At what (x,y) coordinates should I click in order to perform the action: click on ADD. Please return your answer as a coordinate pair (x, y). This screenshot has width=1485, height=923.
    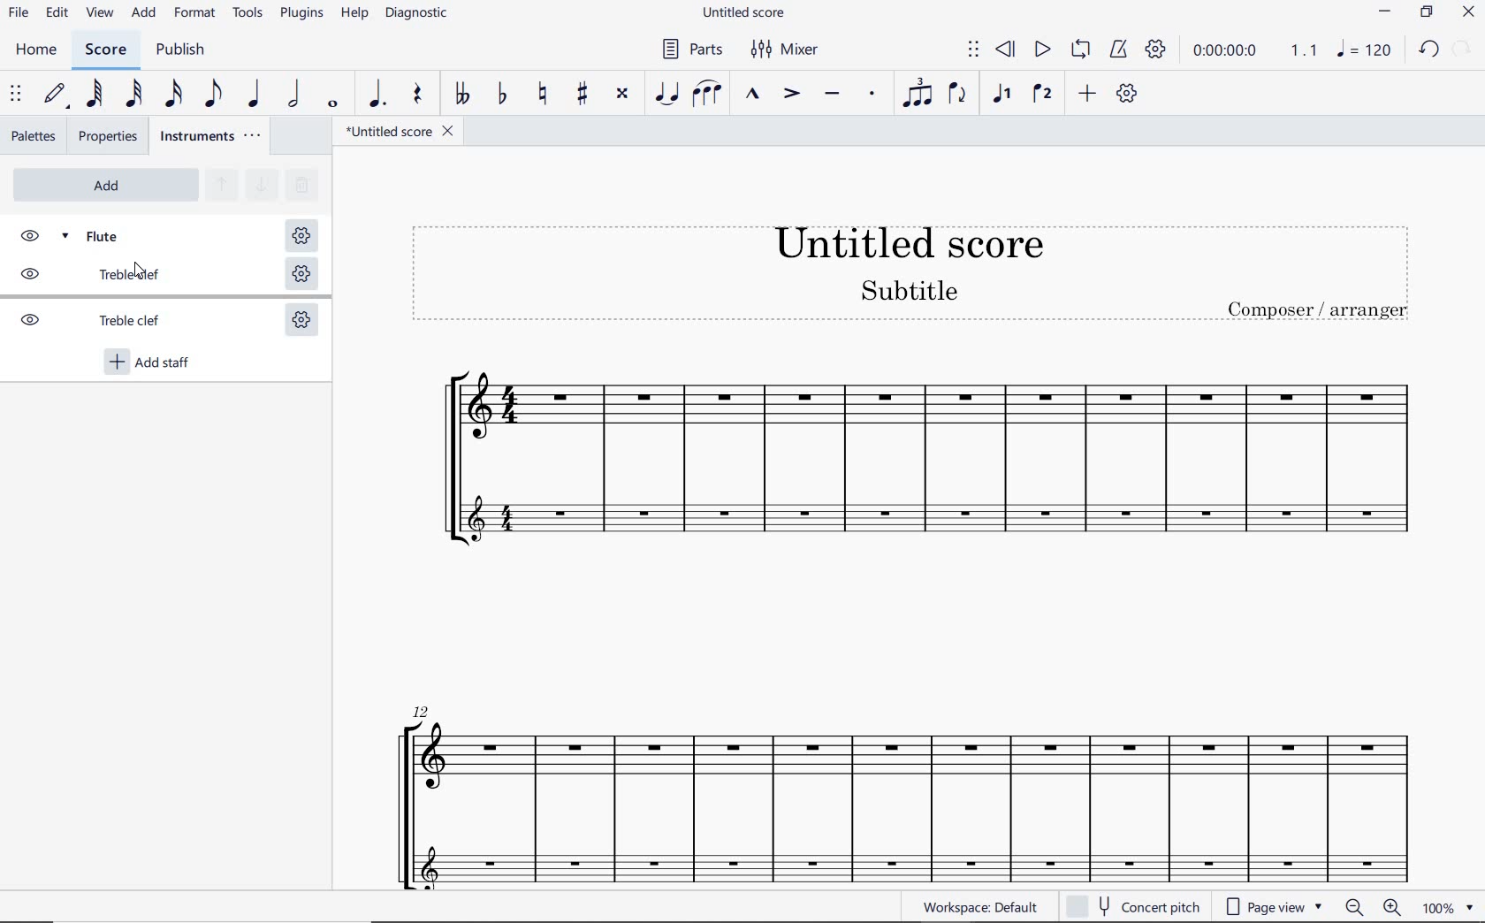
    Looking at the image, I should click on (103, 185).